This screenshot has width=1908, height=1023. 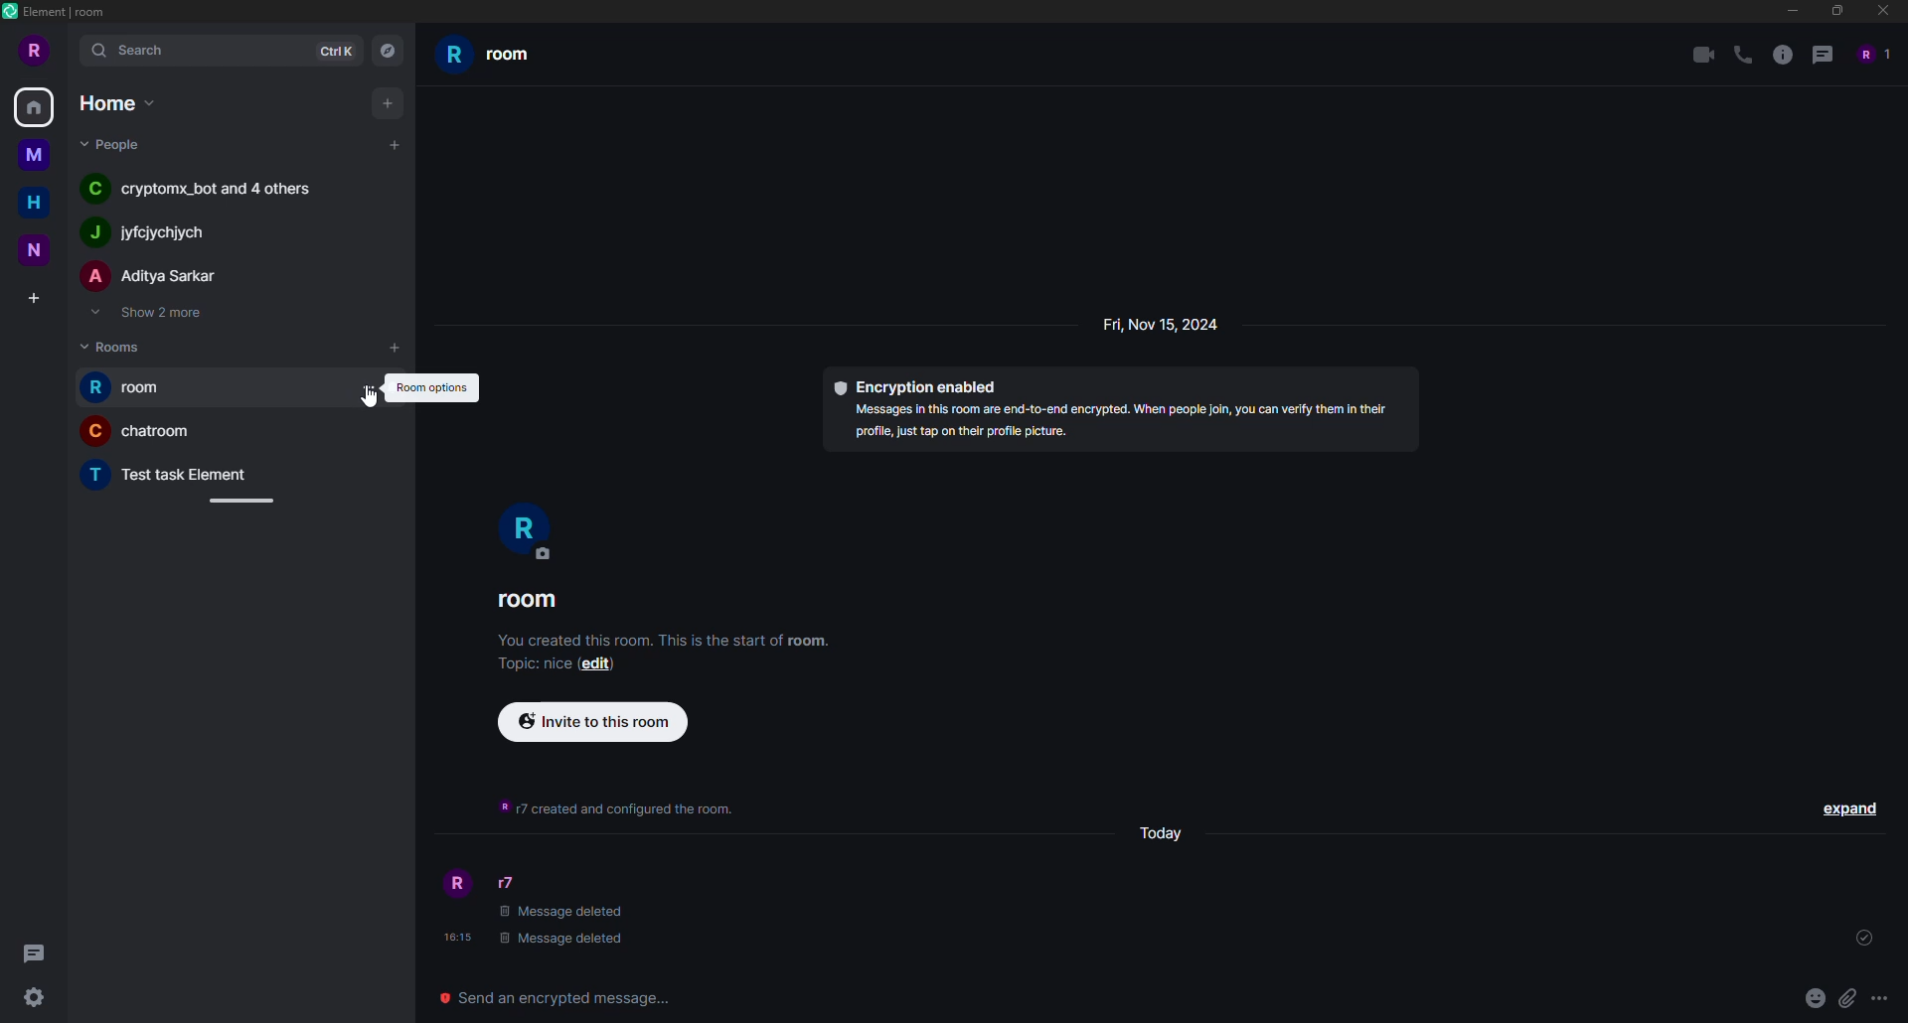 What do you see at coordinates (599, 667) in the screenshot?
I see `edit` at bounding box center [599, 667].